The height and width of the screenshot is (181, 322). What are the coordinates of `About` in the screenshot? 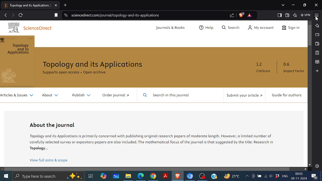 It's located at (51, 95).